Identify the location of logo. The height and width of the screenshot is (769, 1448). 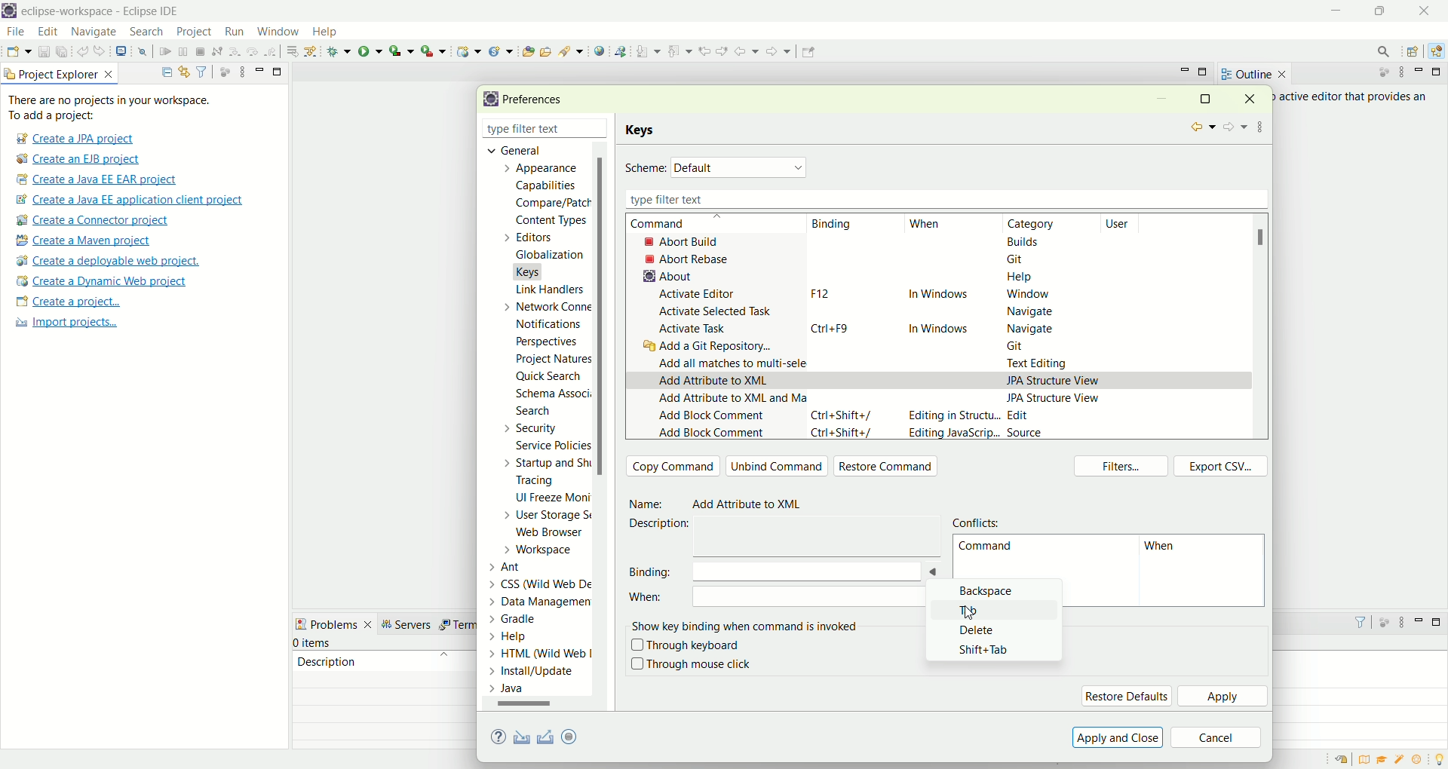
(9, 12).